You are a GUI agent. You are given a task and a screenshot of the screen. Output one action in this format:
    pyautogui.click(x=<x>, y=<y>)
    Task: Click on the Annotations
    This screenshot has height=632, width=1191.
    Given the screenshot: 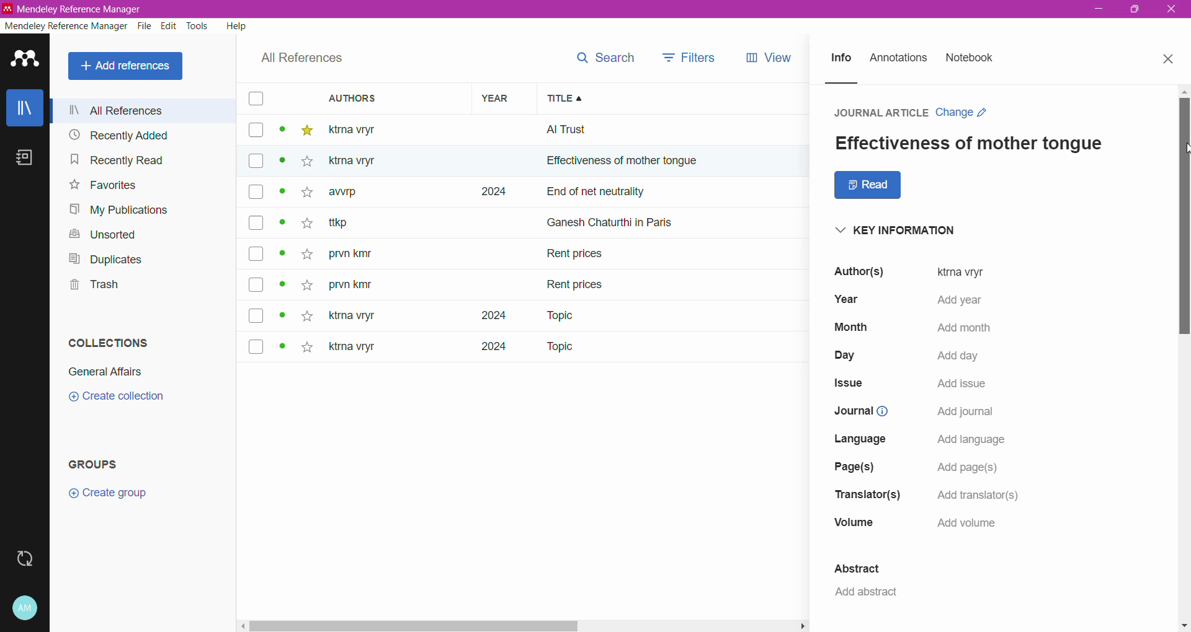 What is the action you would take?
    pyautogui.click(x=898, y=59)
    